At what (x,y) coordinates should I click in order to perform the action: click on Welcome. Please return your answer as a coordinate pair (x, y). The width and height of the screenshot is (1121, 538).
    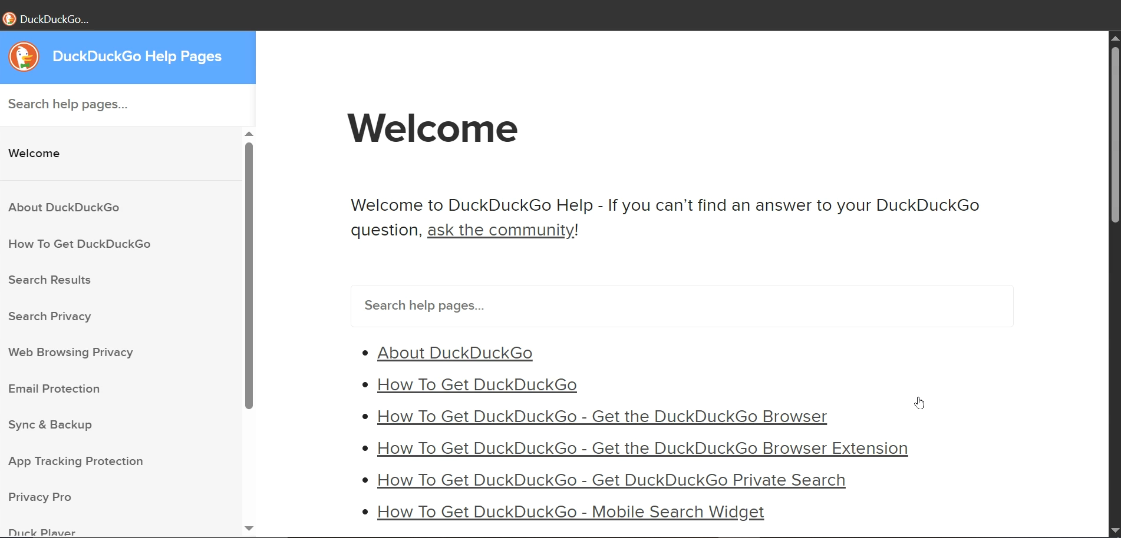
    Looking at the image, I should click on (430, 128).